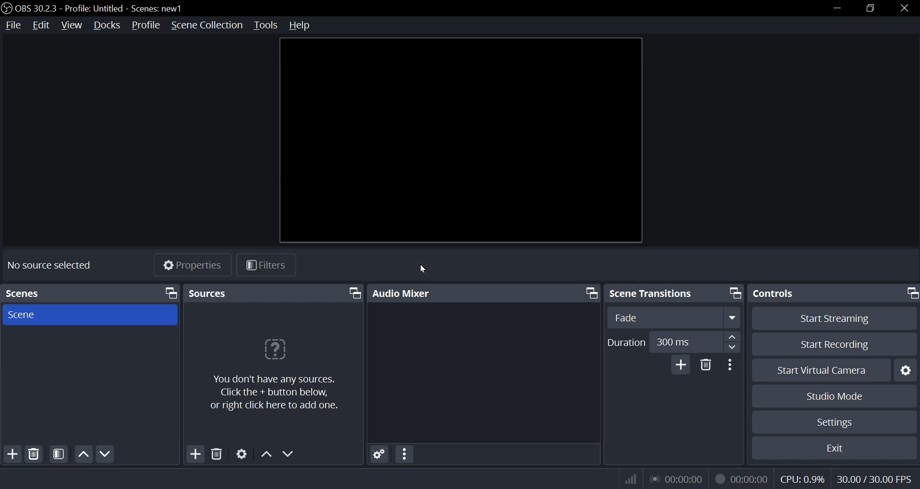 The image size is (920, 489). I want to click on add, so click(195, 454).